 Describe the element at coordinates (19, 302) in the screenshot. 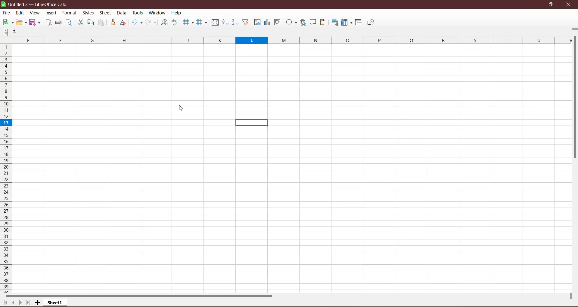

I see `Scroll to next page` at that location.